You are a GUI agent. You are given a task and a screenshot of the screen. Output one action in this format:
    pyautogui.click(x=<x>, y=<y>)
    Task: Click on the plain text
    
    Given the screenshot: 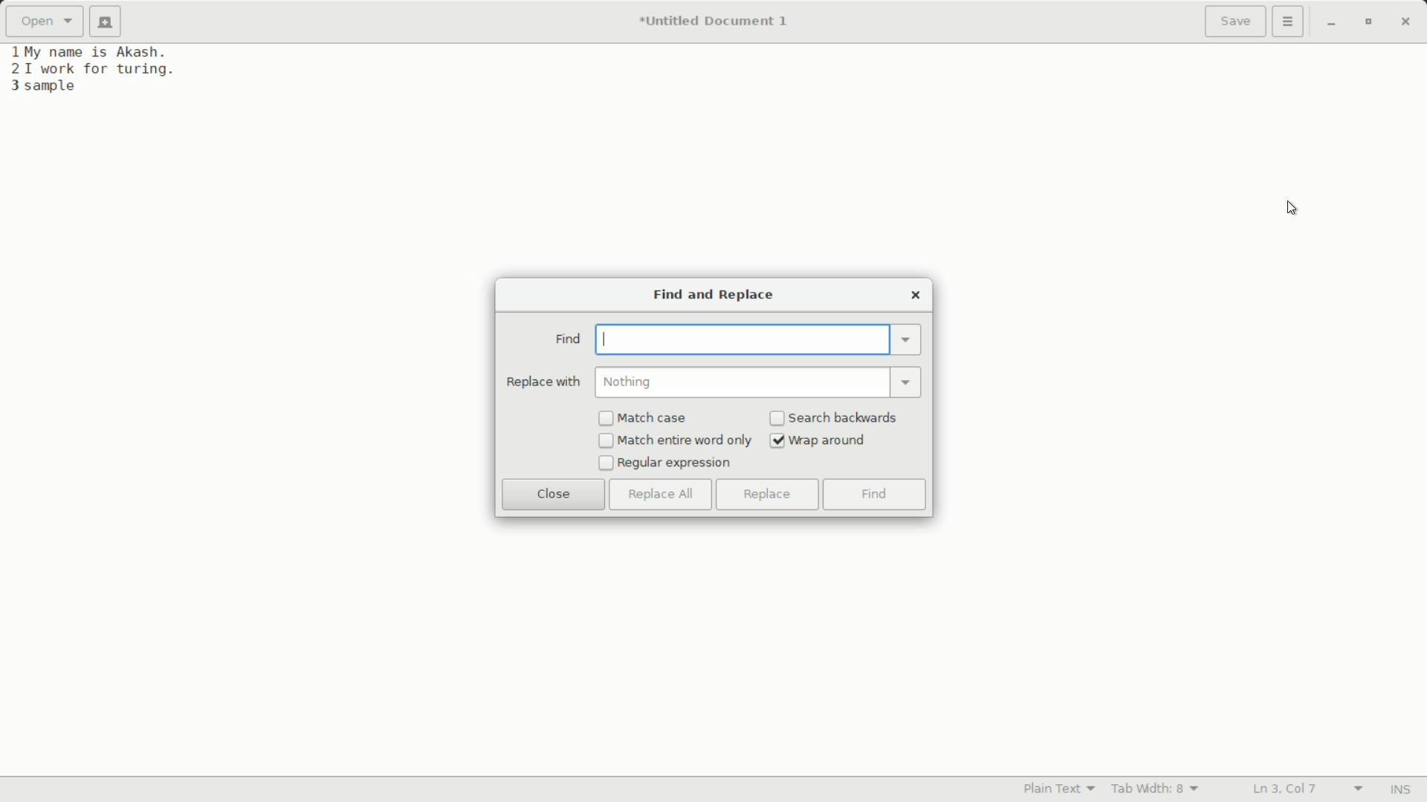 What is the action you would take?
    pyautogui.click(x=1063, y=788)
    